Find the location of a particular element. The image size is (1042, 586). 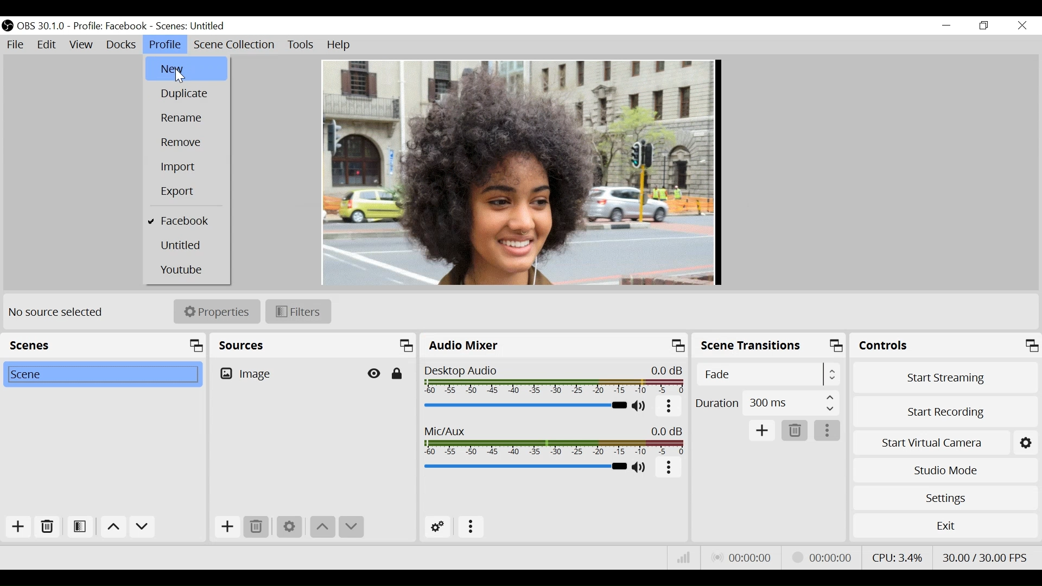

Facebook is located at coordinates (187, 221).